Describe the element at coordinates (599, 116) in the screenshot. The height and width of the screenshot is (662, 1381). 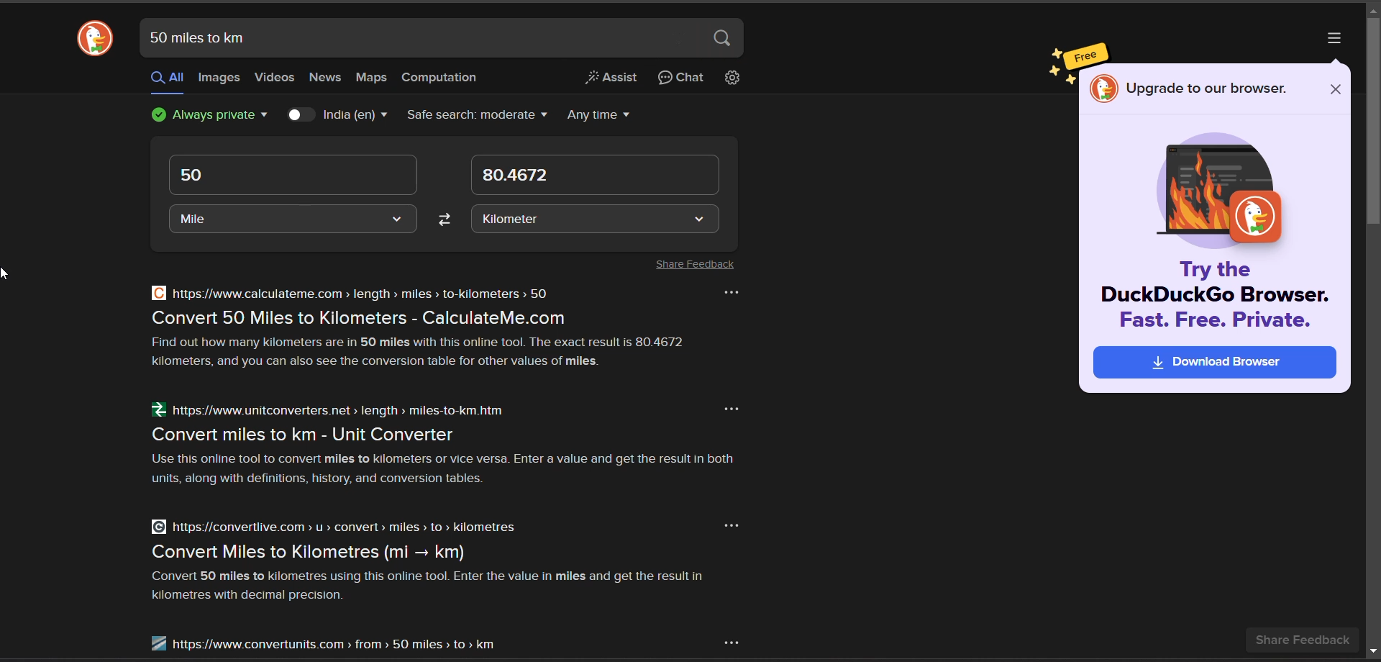
I see `result timeline filter` at that location.